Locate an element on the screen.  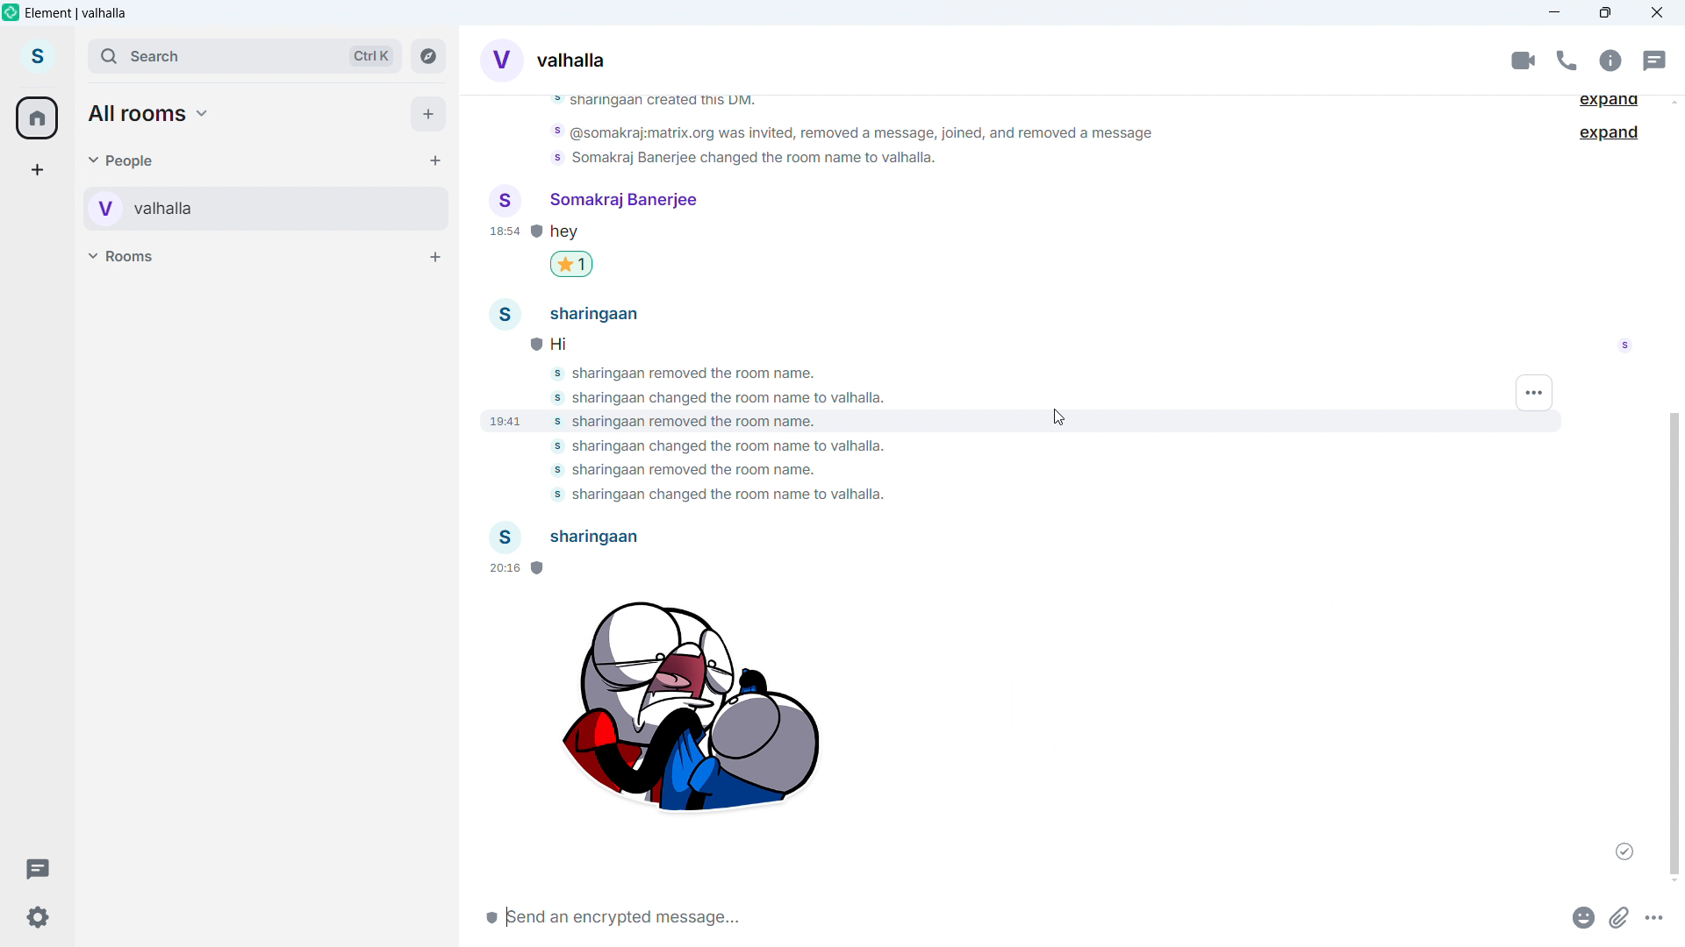
expand is located at coordinates (1613, 135).